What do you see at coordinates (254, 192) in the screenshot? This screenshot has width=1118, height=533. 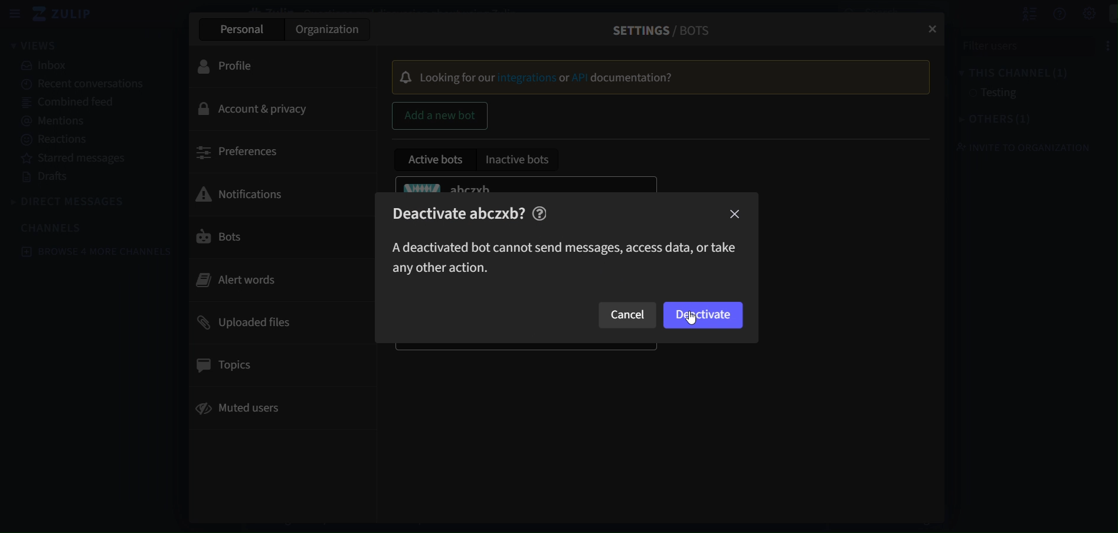 I see `notifications` at bounding box center [254, 192].